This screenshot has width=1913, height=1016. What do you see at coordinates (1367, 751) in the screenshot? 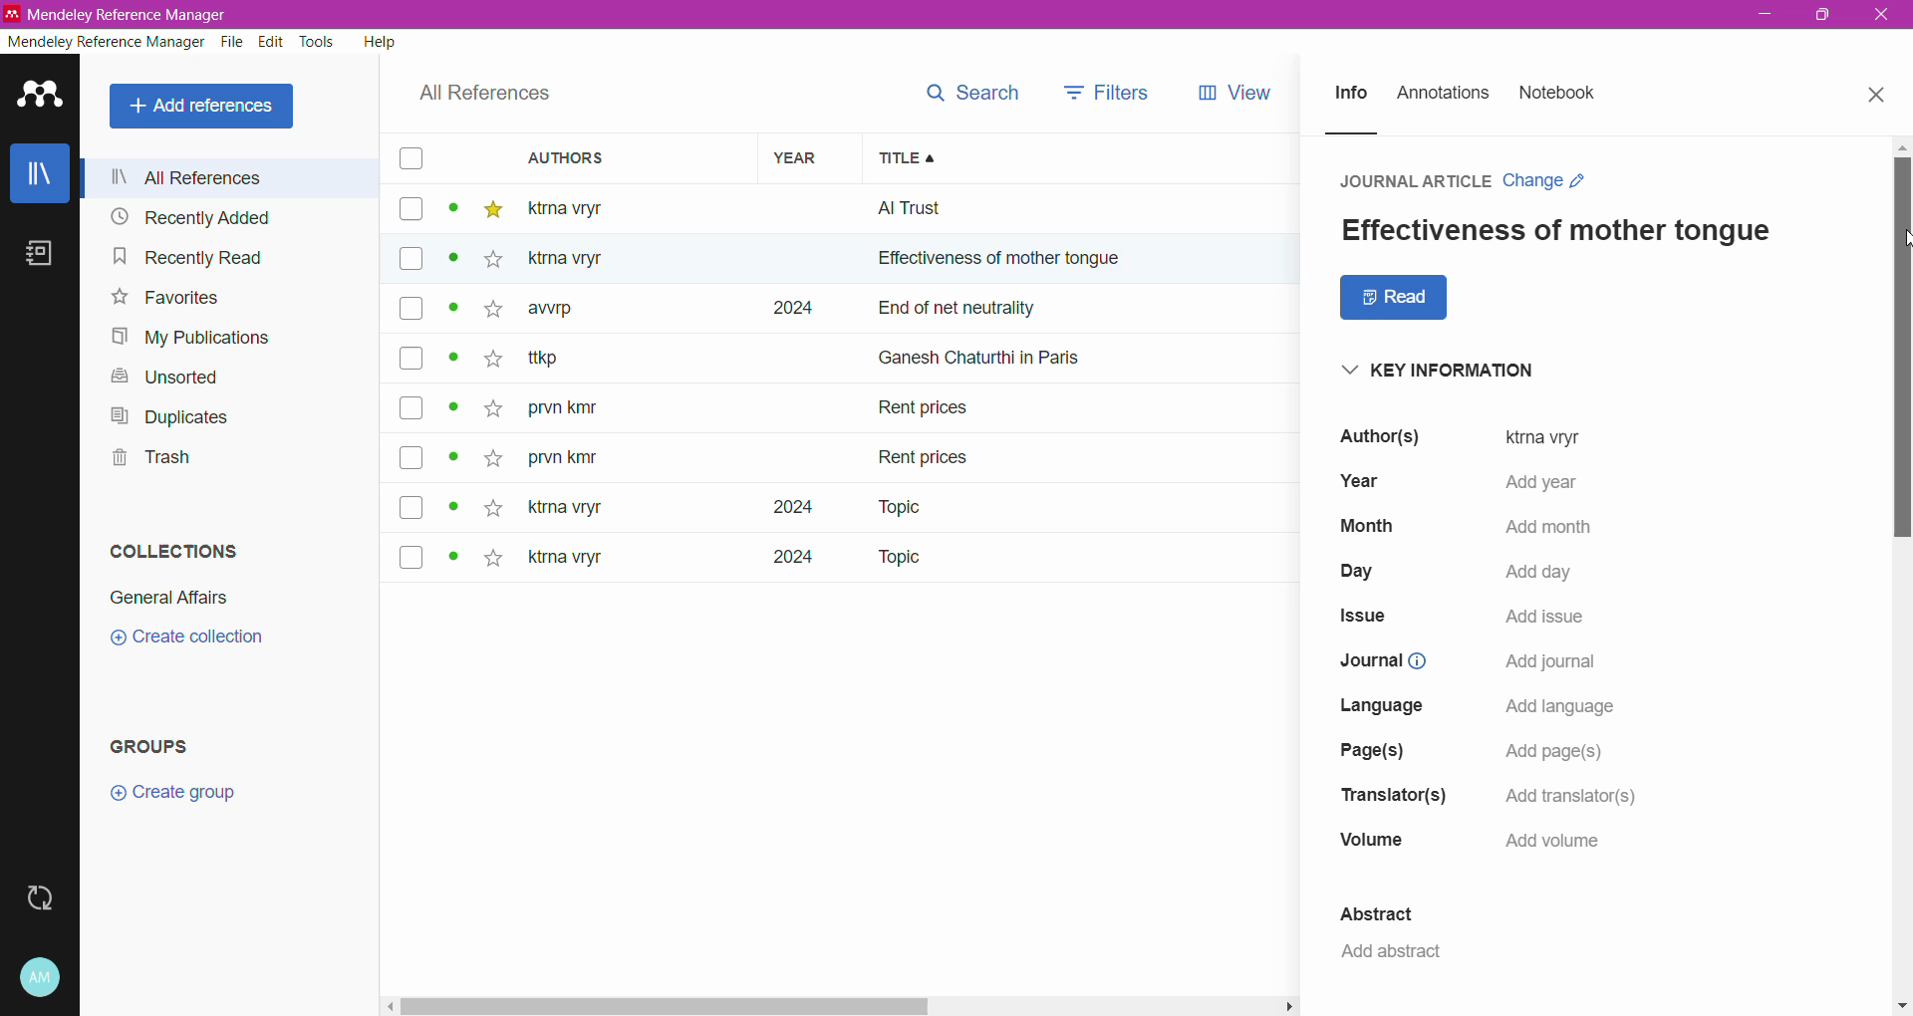
I see `Page(s)` at bounding box center [1367, 751].